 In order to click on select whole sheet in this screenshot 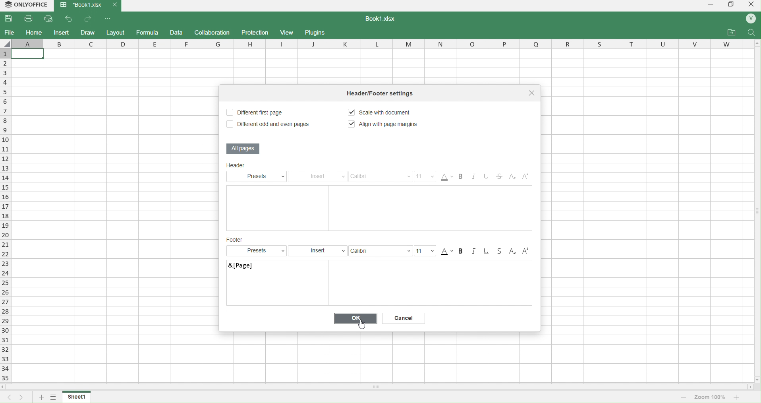, I will do `click(6, 43)`.